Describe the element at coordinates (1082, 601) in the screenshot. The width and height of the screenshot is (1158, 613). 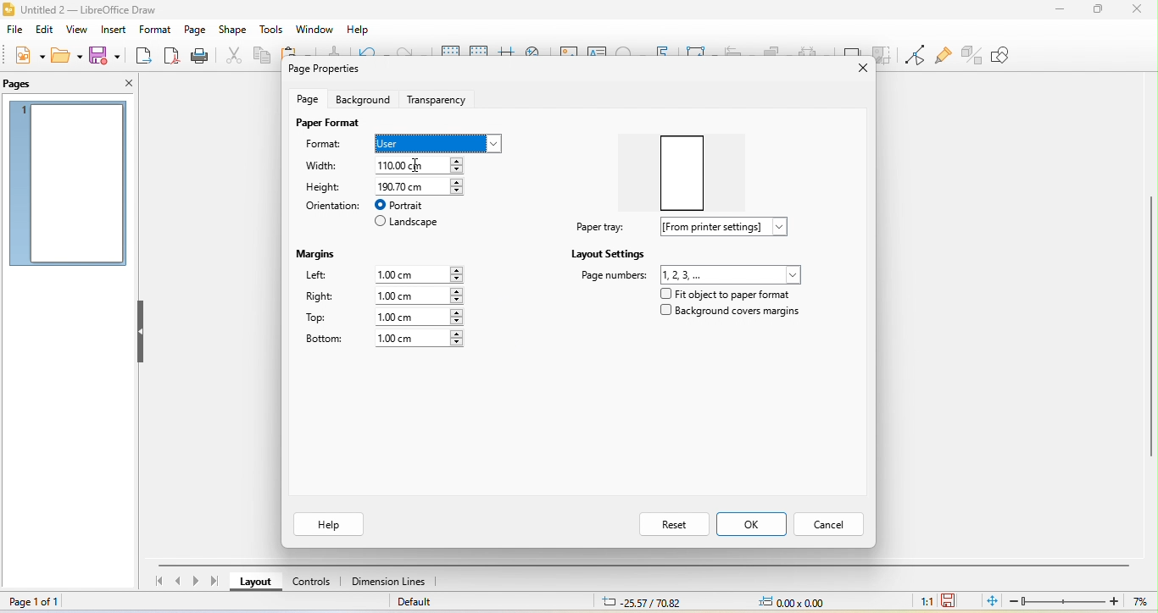
I see `zoom` at that location.